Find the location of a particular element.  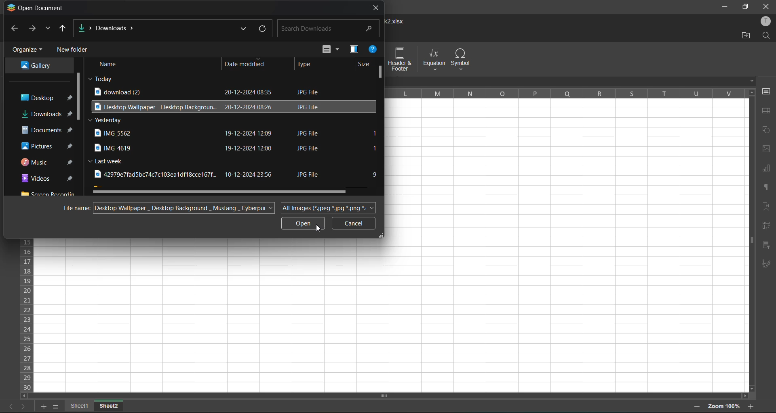

type is located at coordinates (306, 65).